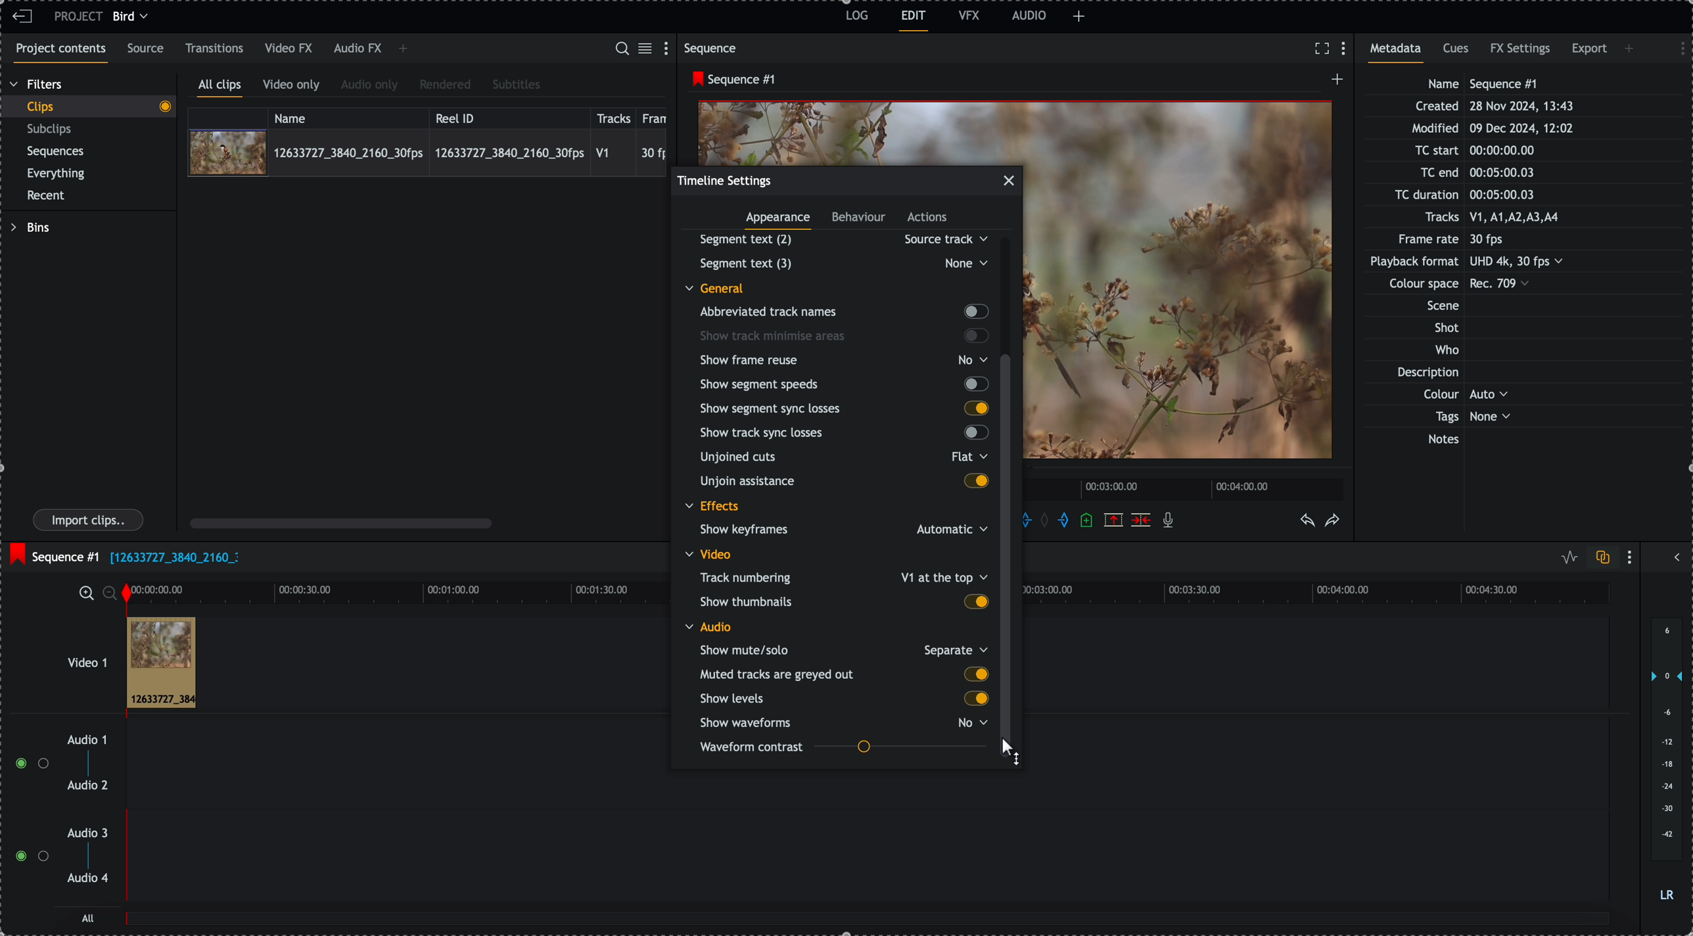 The image size is (1693, 936). I want to click on timeline, so click(1186, 488).